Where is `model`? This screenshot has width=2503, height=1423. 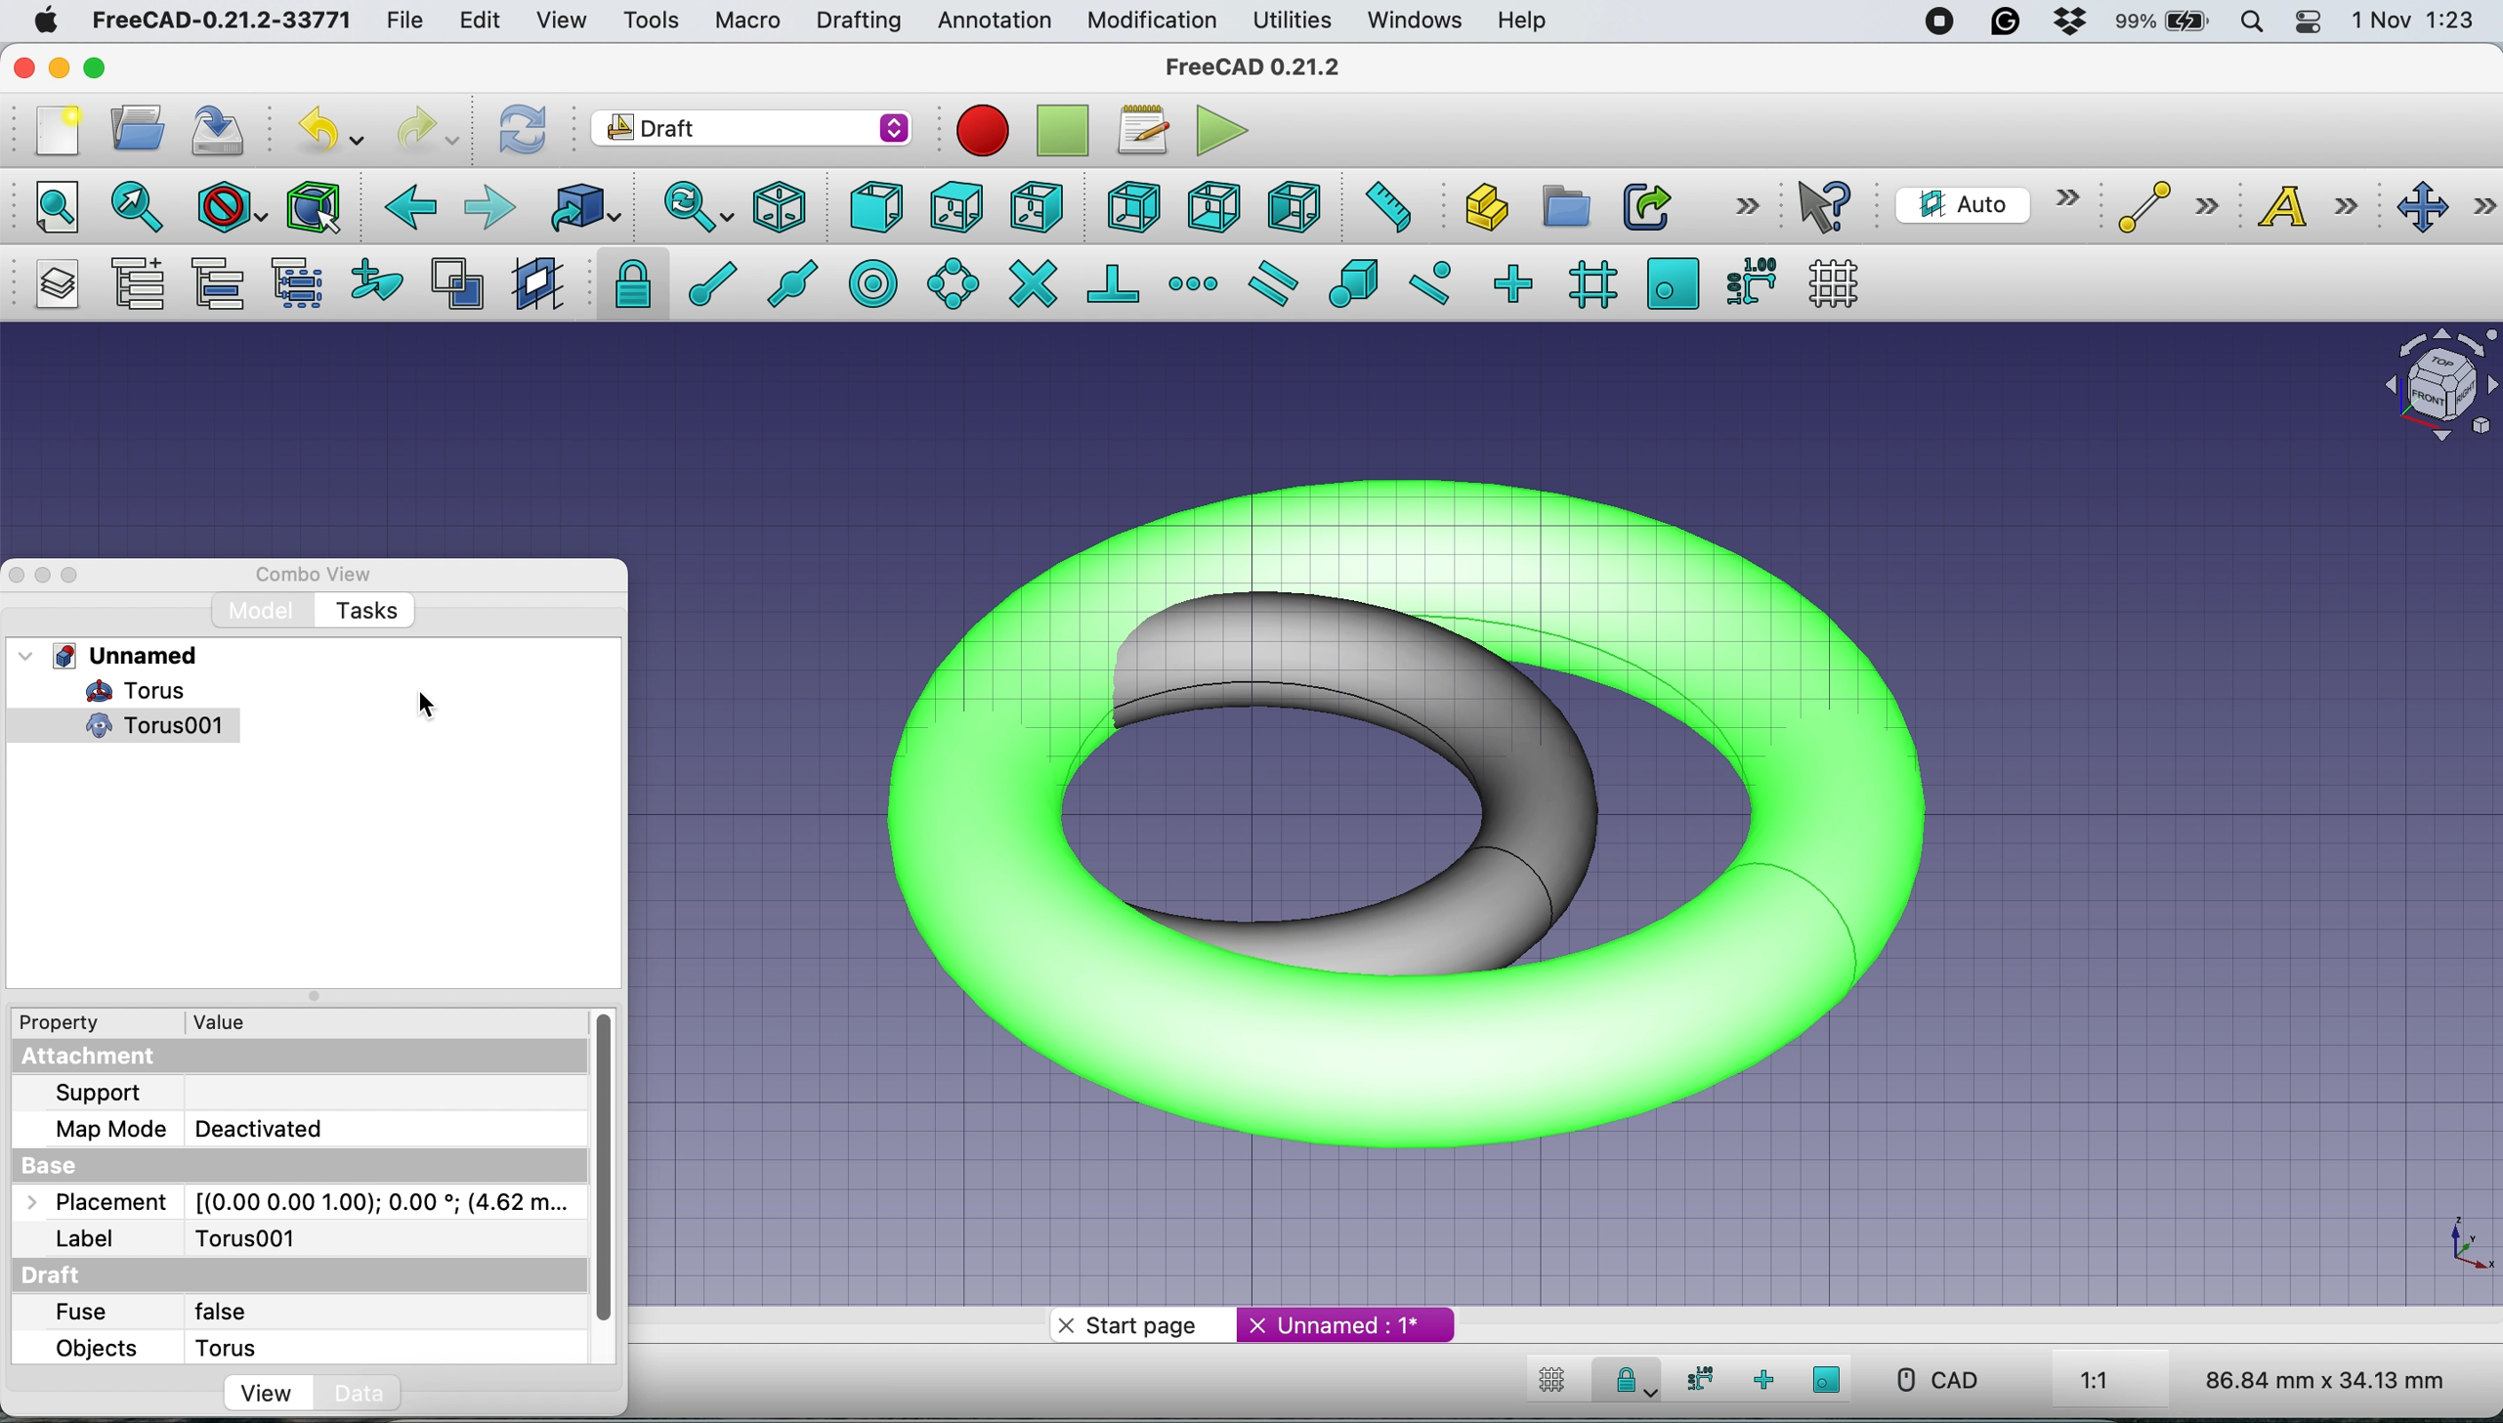 model is located at coordinates (259, 610).